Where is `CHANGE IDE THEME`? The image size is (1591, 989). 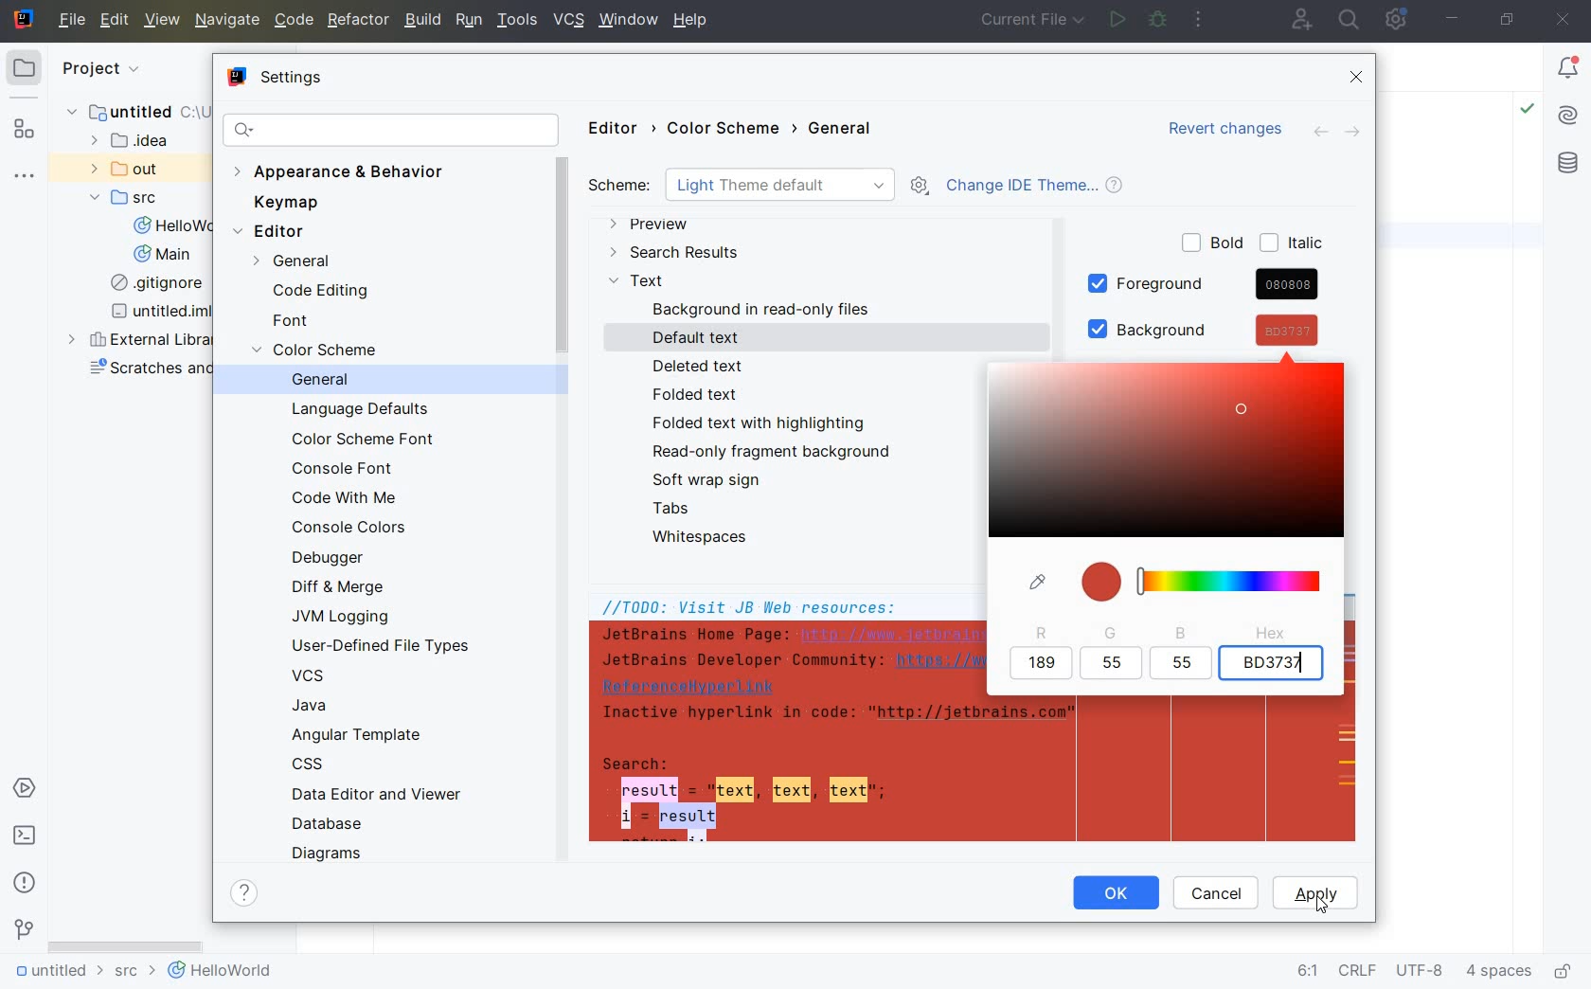 CHANGE IDE THEME is located at coordinates (1043, 189).